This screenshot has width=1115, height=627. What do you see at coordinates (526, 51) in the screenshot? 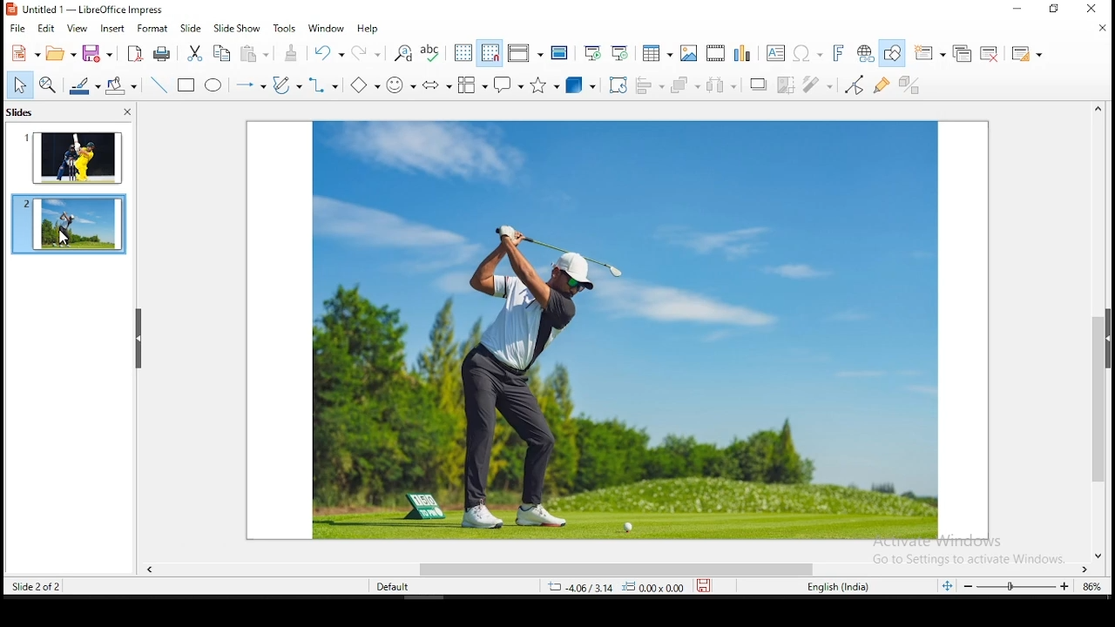
I see `display views` at bounding box center [526, 51].